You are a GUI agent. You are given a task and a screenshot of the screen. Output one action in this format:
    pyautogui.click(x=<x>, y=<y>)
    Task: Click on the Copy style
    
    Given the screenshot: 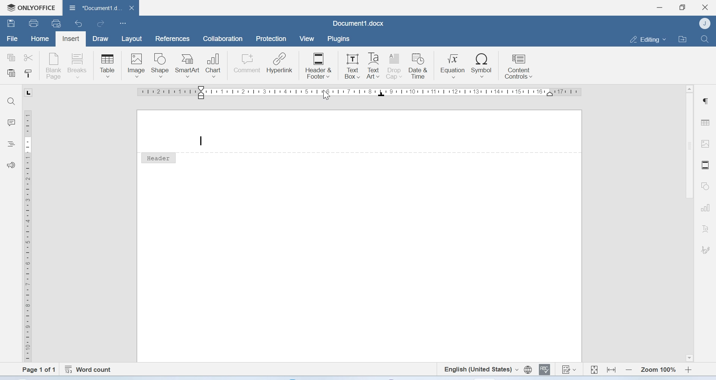 What is the action you would take?
    pyautogui.click(x=28, y=74)
    